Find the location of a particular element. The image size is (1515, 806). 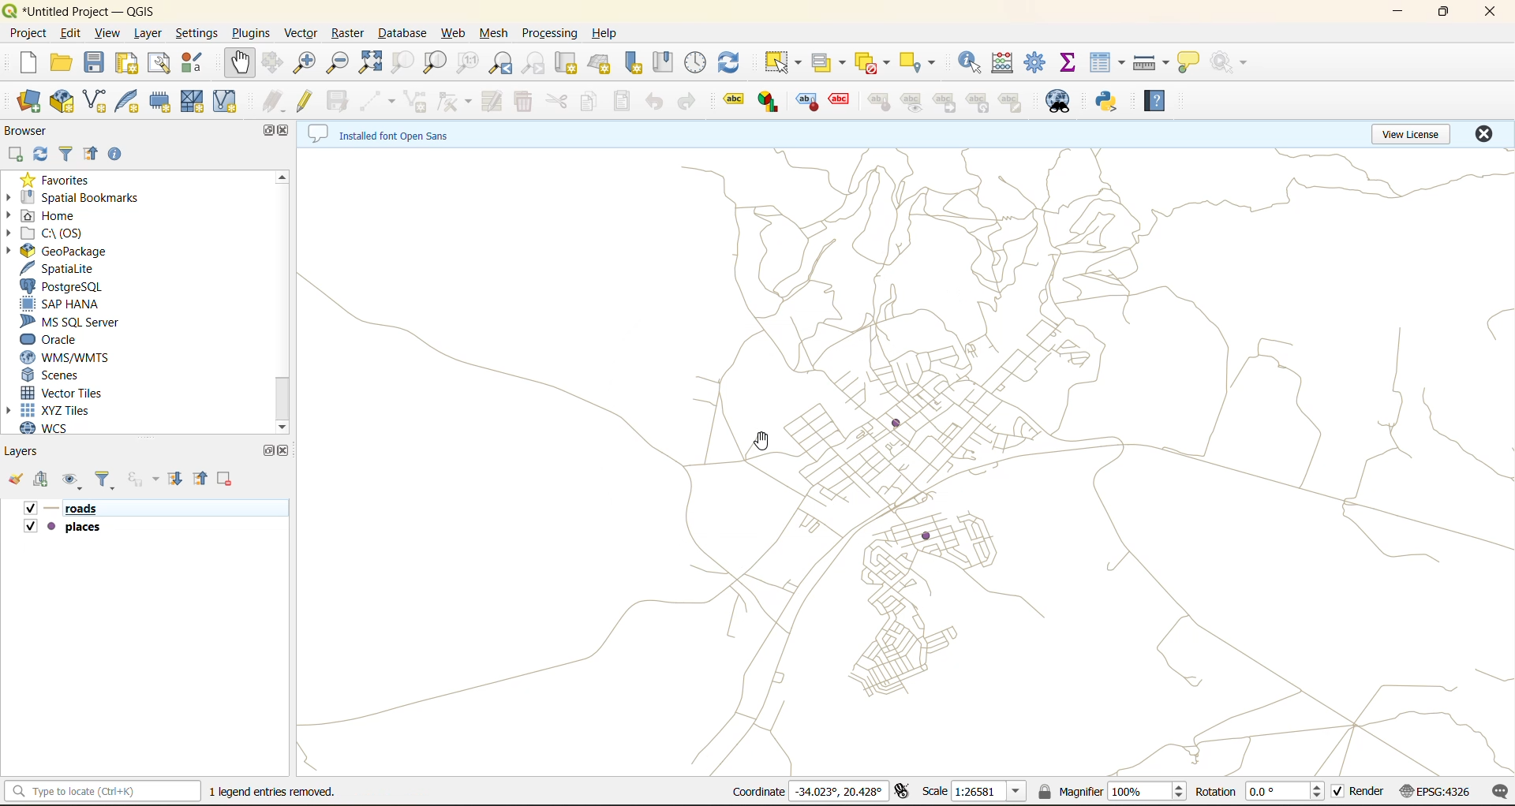

postgresql is located at coordinates (61, 289).